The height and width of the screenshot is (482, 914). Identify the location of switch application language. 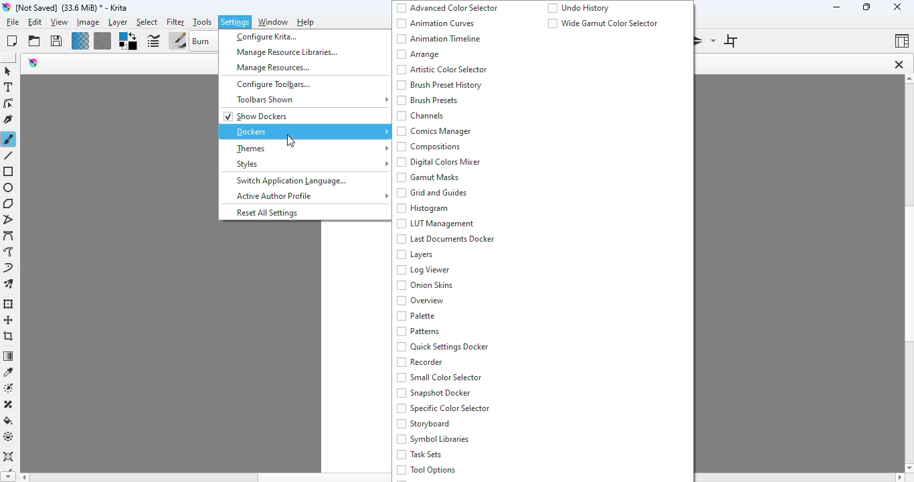
(290, 181).